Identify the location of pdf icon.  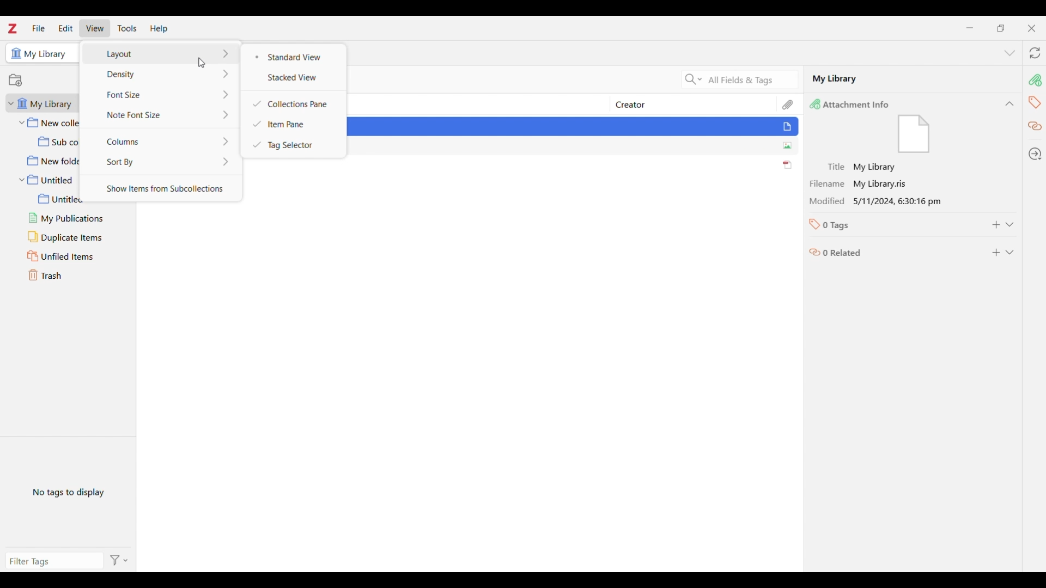
(787, 165).